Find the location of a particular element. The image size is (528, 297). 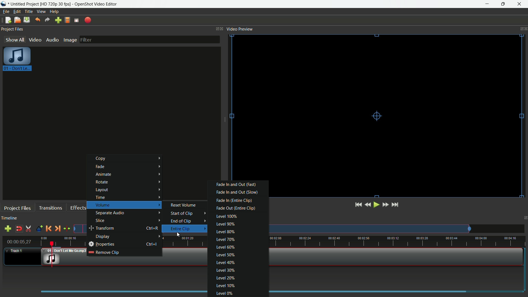

track preview is located at coordinates (370, 229).